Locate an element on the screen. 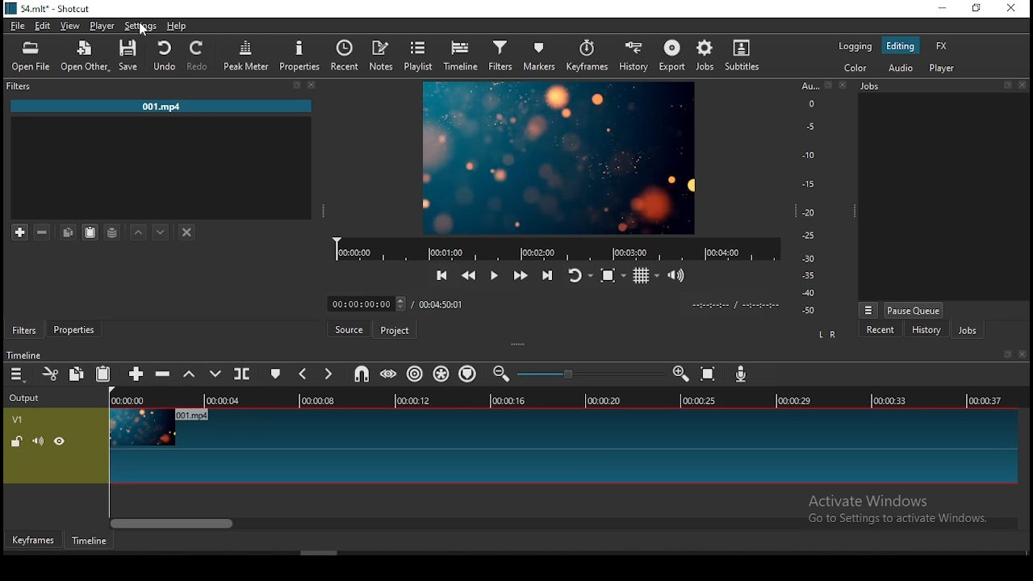  source is located at coordinates (349, 330).